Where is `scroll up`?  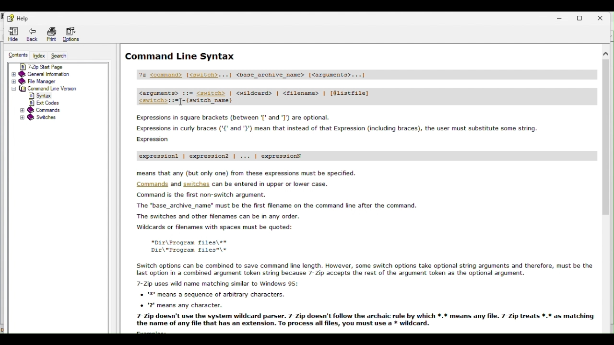
scroll up is located at coordinates (602, 53).